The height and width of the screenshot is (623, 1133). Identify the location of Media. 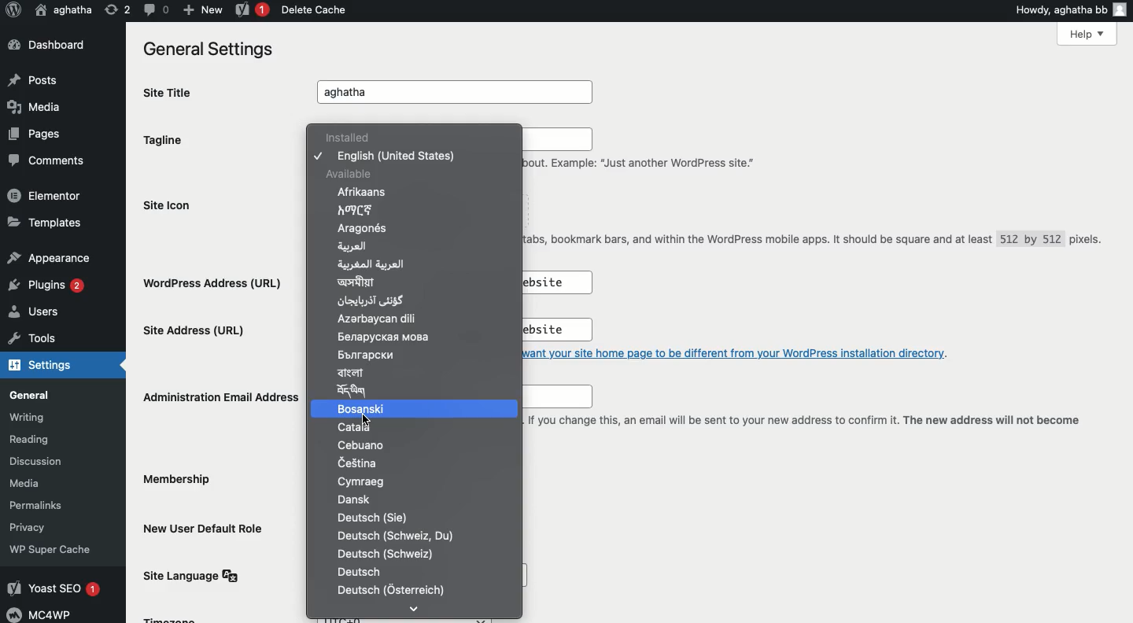
(39, 483).